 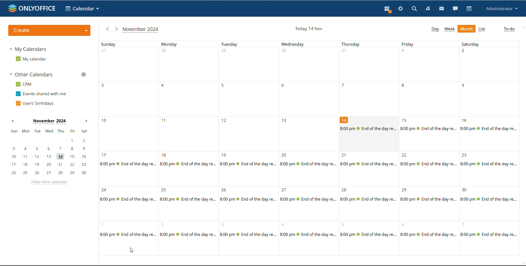 I want to click on present, so click(x=387, y=9).